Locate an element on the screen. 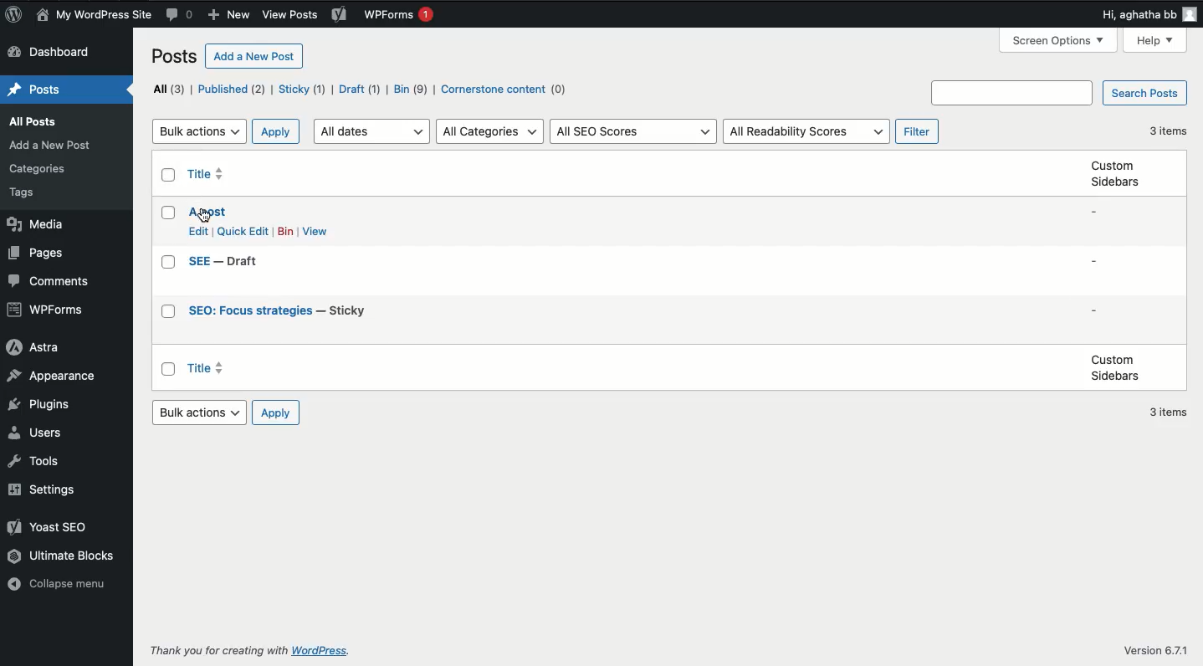  Posts is located at coordinates (33, 90).